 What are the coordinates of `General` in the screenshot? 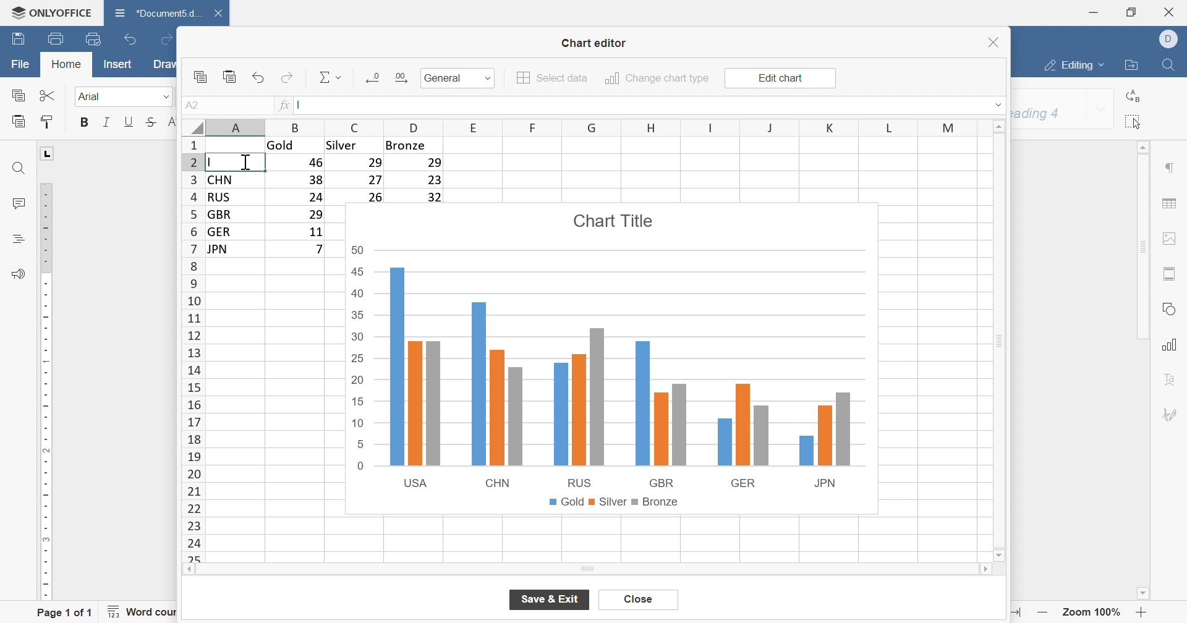 It's located at (445, 78).